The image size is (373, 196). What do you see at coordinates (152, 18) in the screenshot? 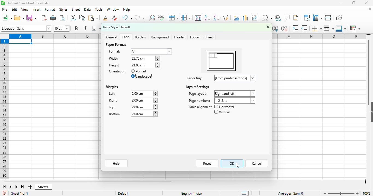
I see `find and replace ` at bounding box center [152, 18].